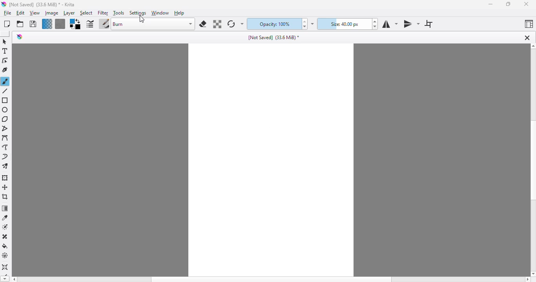  I want to click on title, so click(42, 4).